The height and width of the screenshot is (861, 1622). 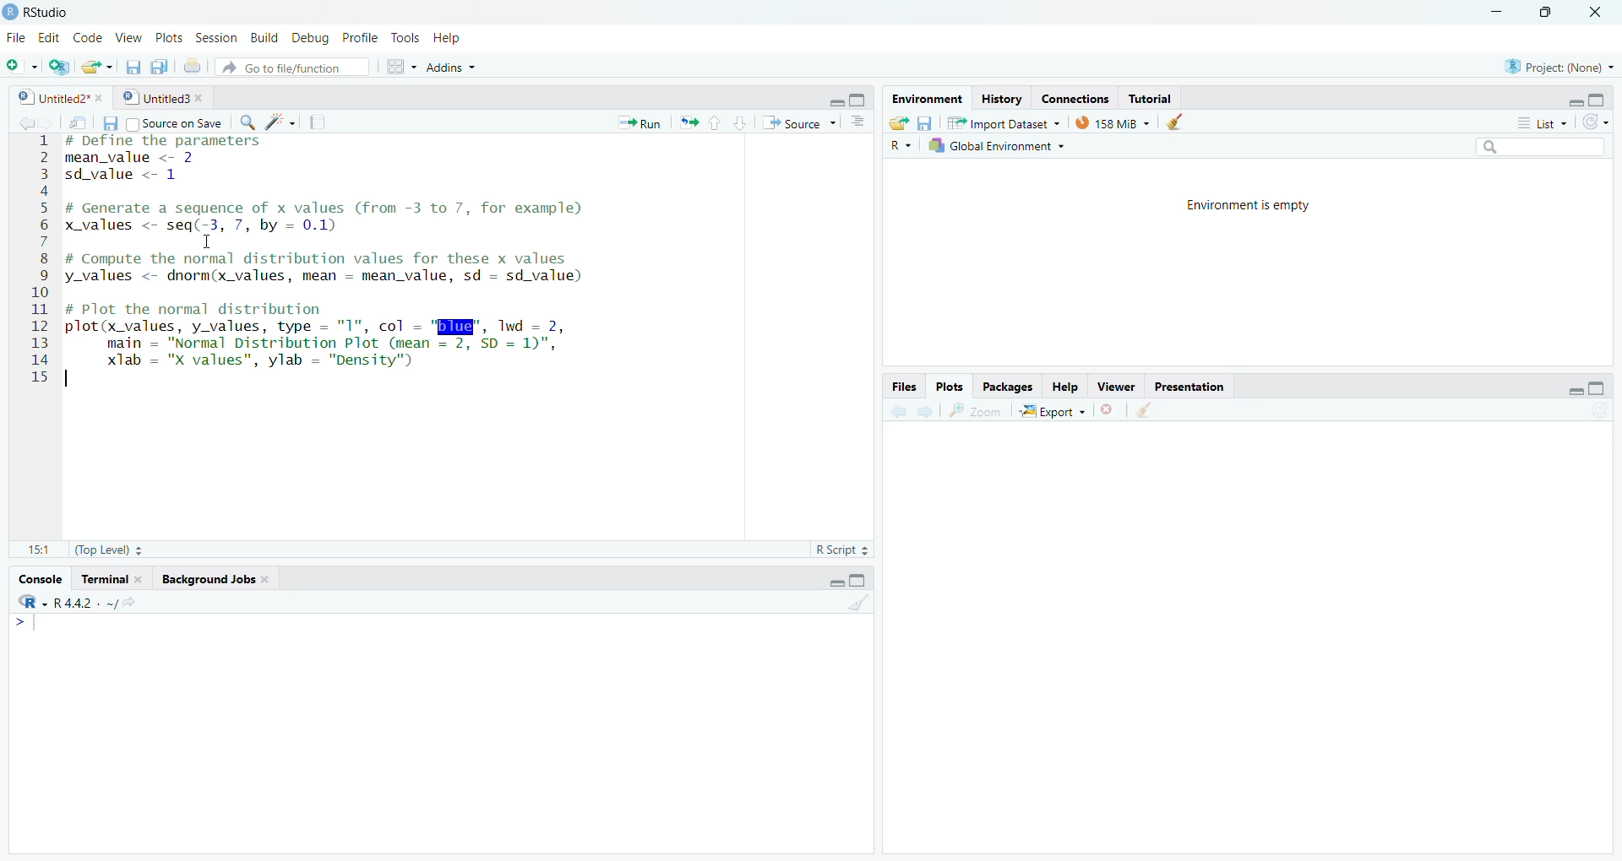 I want to click on show in new window, so click(x=1157, y=409).